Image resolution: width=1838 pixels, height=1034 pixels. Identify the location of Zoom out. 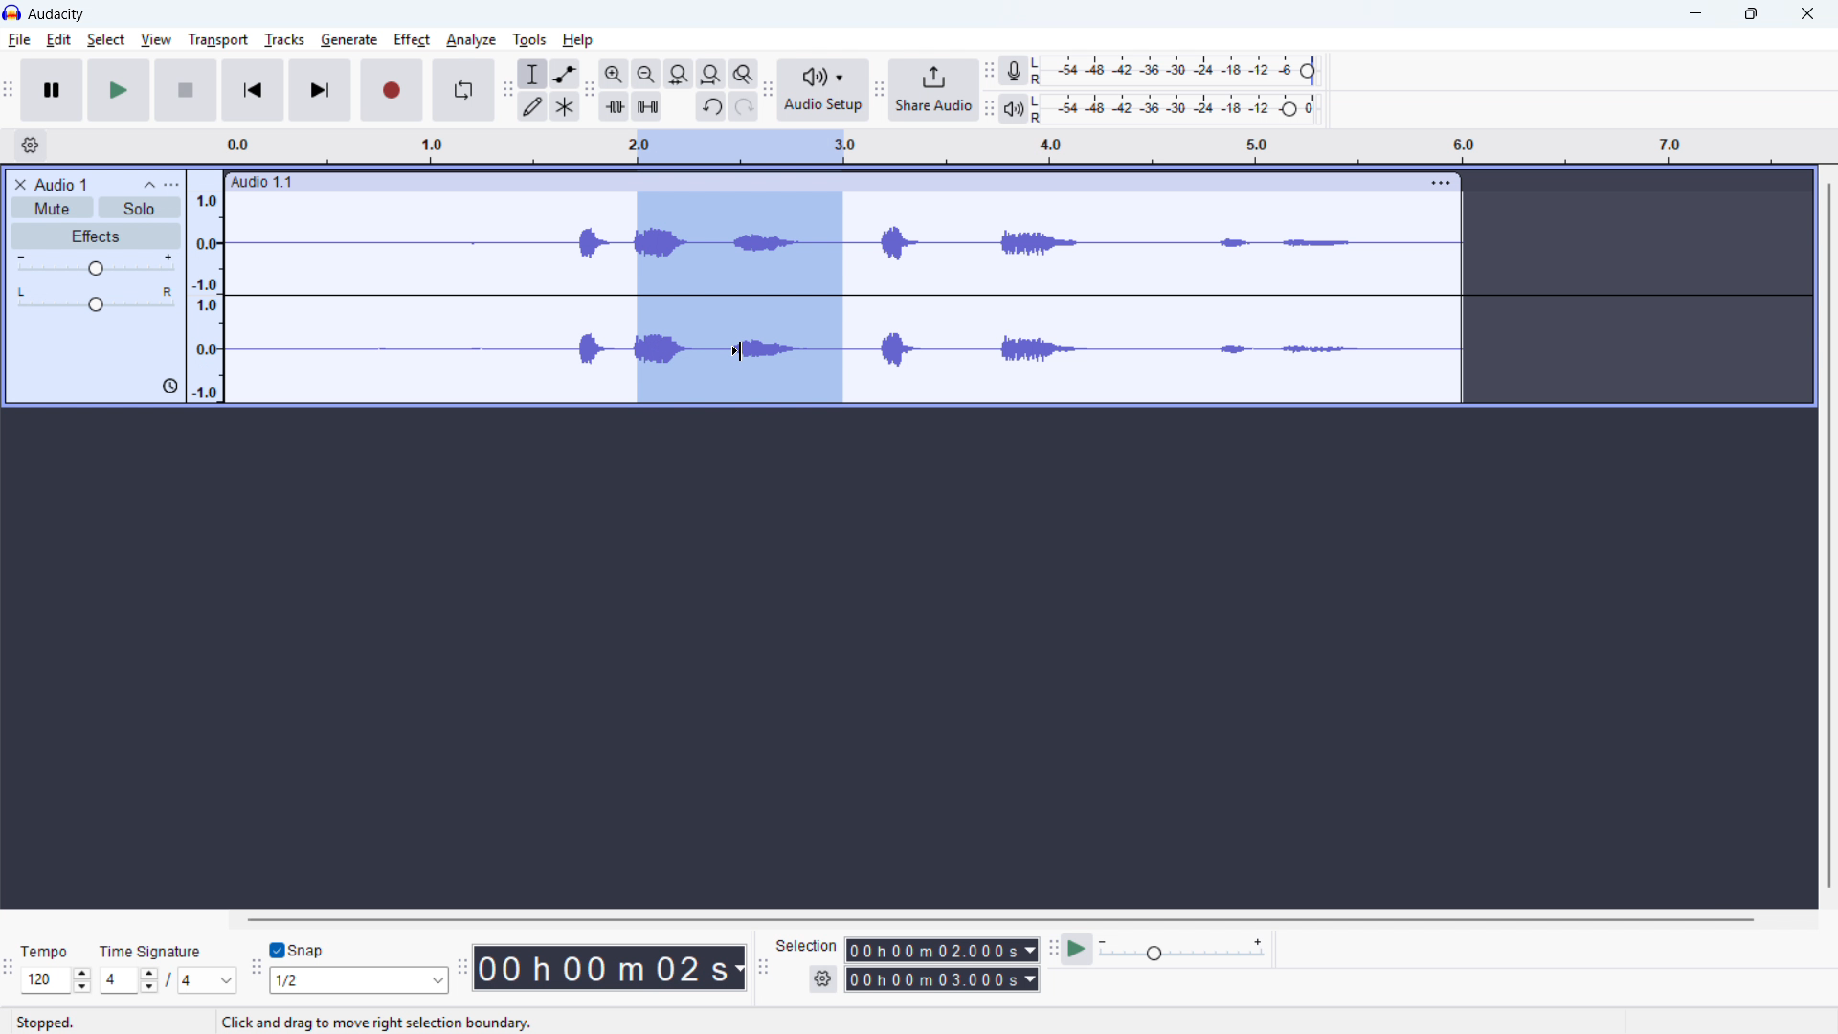
(645, 75).